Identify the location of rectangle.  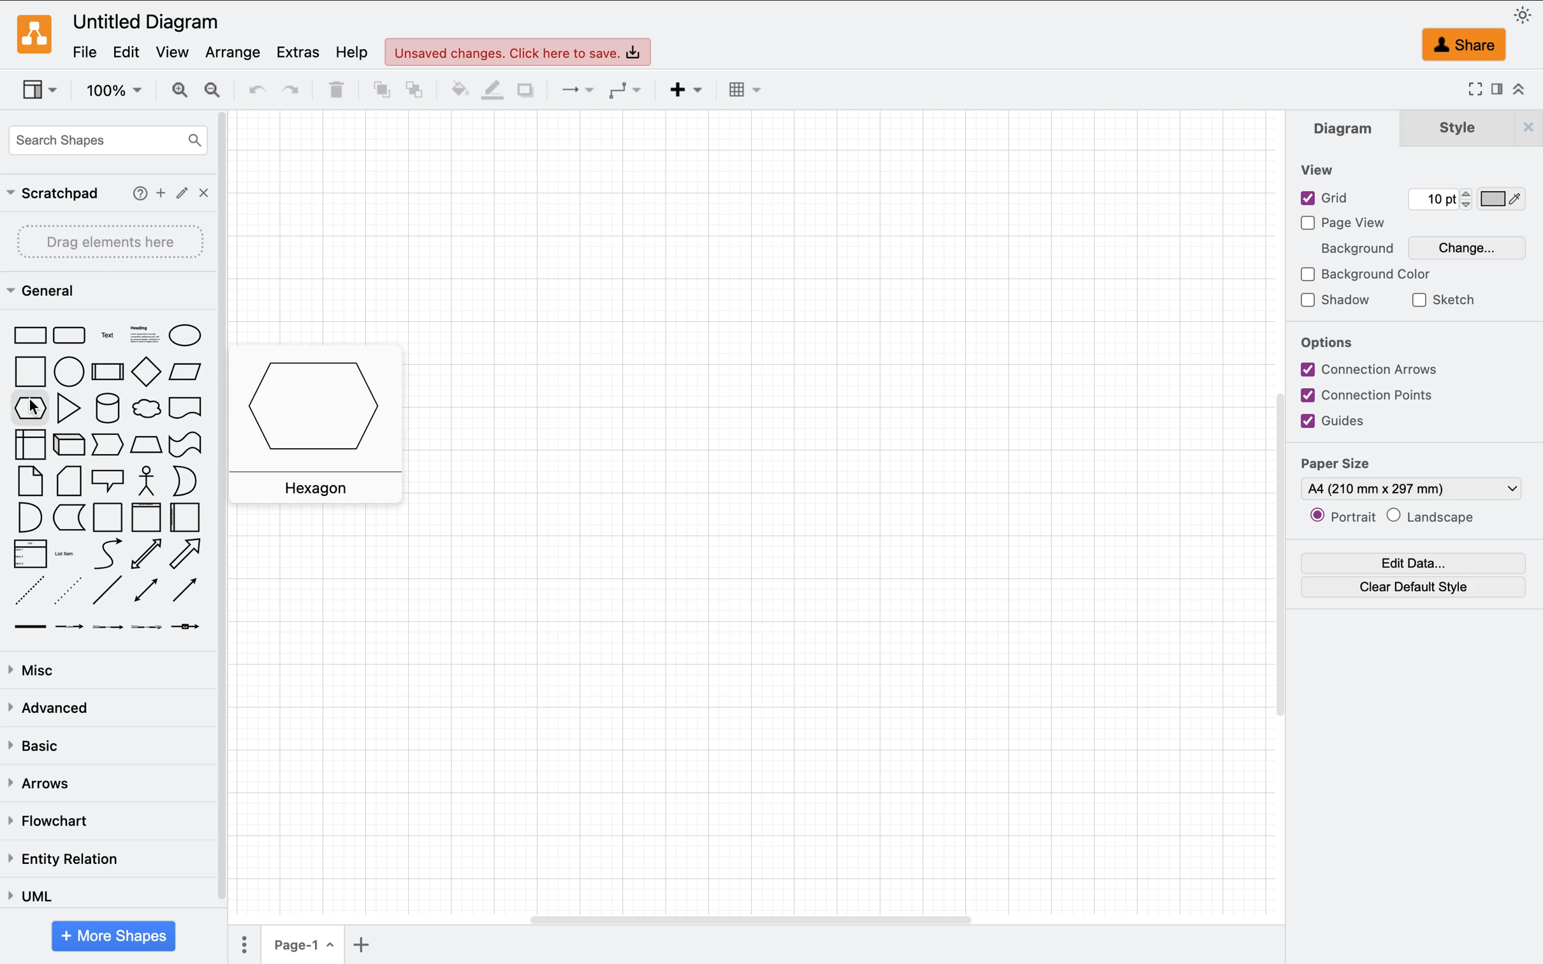
(27, 335).